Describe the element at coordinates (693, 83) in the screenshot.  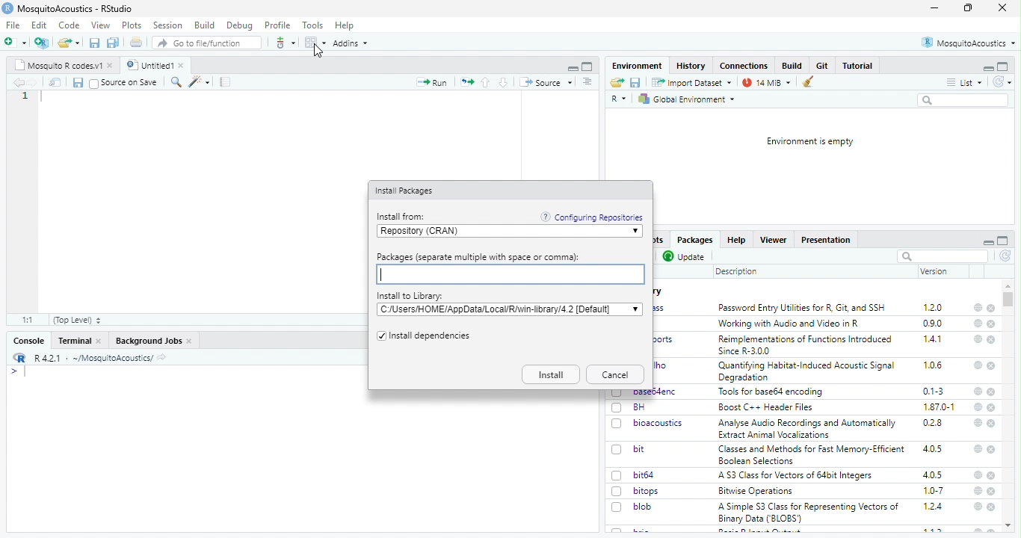
I see `Import Dataset` at that location.